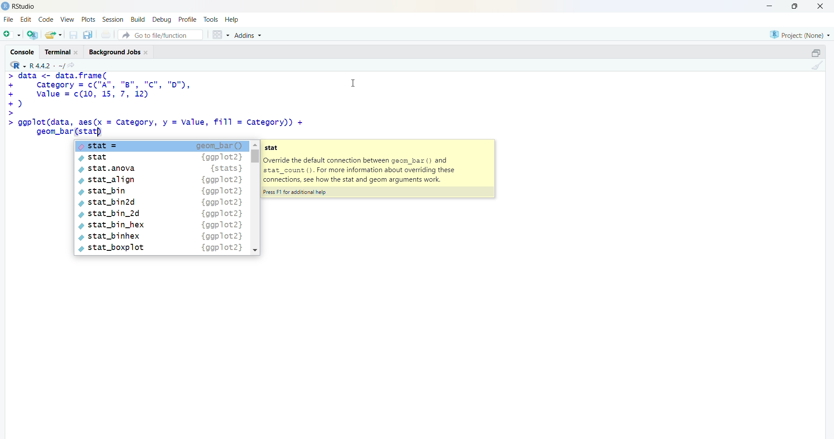 The width and height of the screenshot is (834, 439). Describe the element at coordinates (73, 65) in the screenshot. I see `go to directiory` at that location.